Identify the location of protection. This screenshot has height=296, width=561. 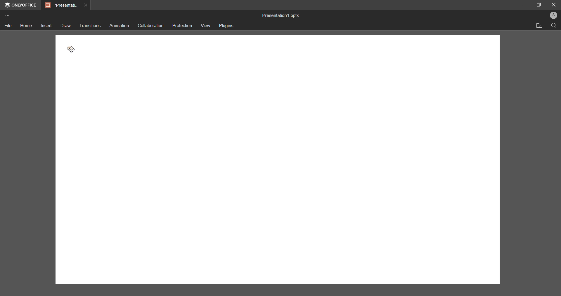
(183, 27).